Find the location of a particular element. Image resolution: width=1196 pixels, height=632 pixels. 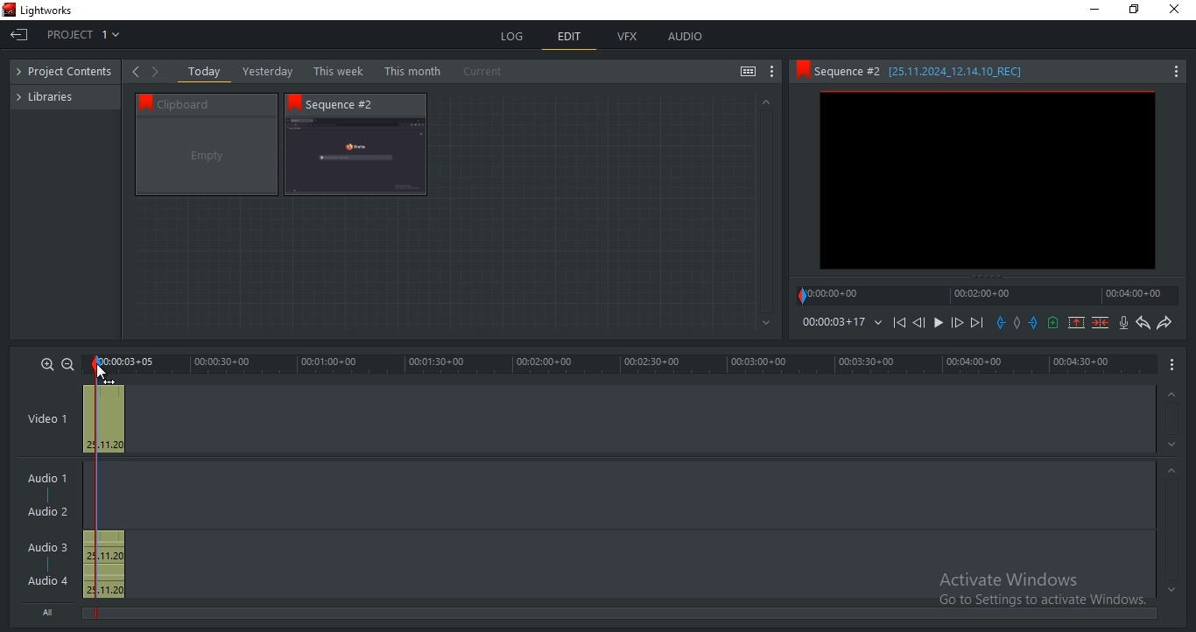

Clipboard is located at coordinates (215, 103).